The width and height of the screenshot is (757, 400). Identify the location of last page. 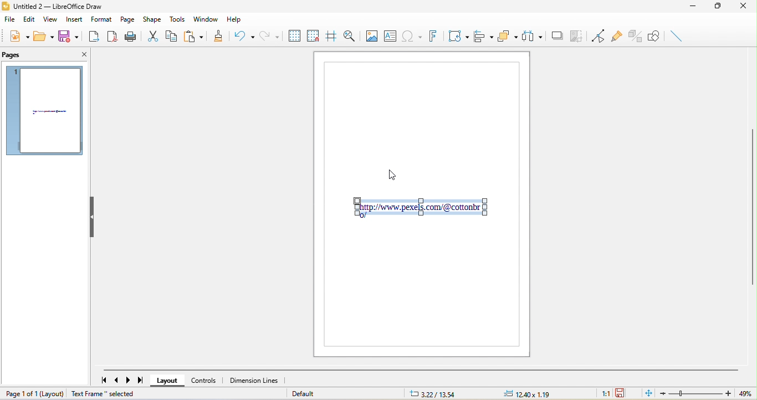
(142, 381).